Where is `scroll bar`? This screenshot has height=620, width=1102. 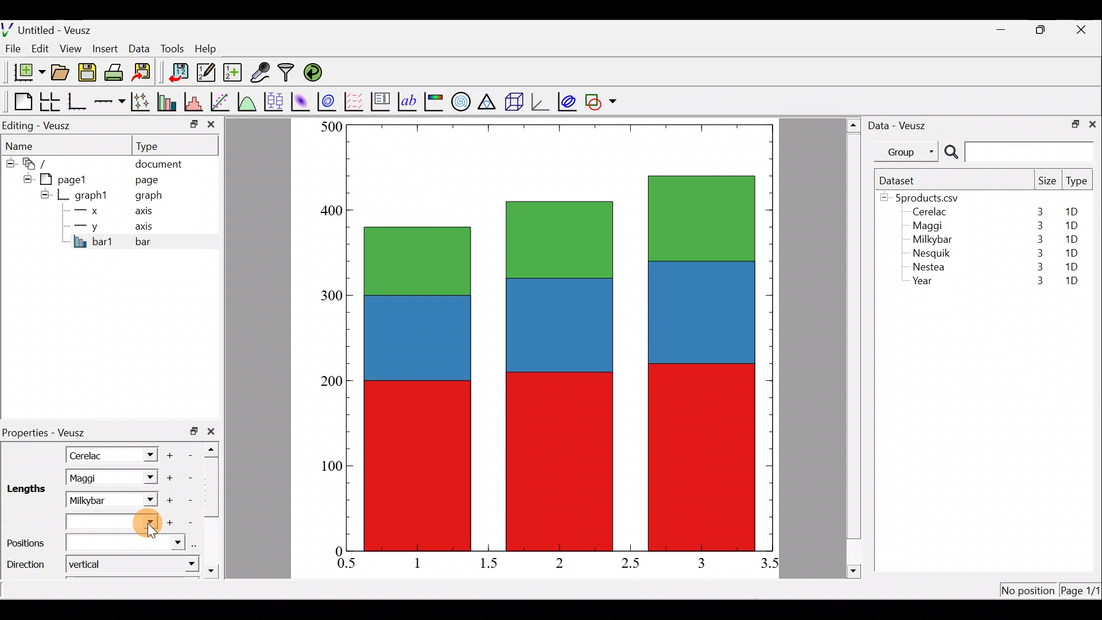
scroll bar is located at coordinates (854, 346).